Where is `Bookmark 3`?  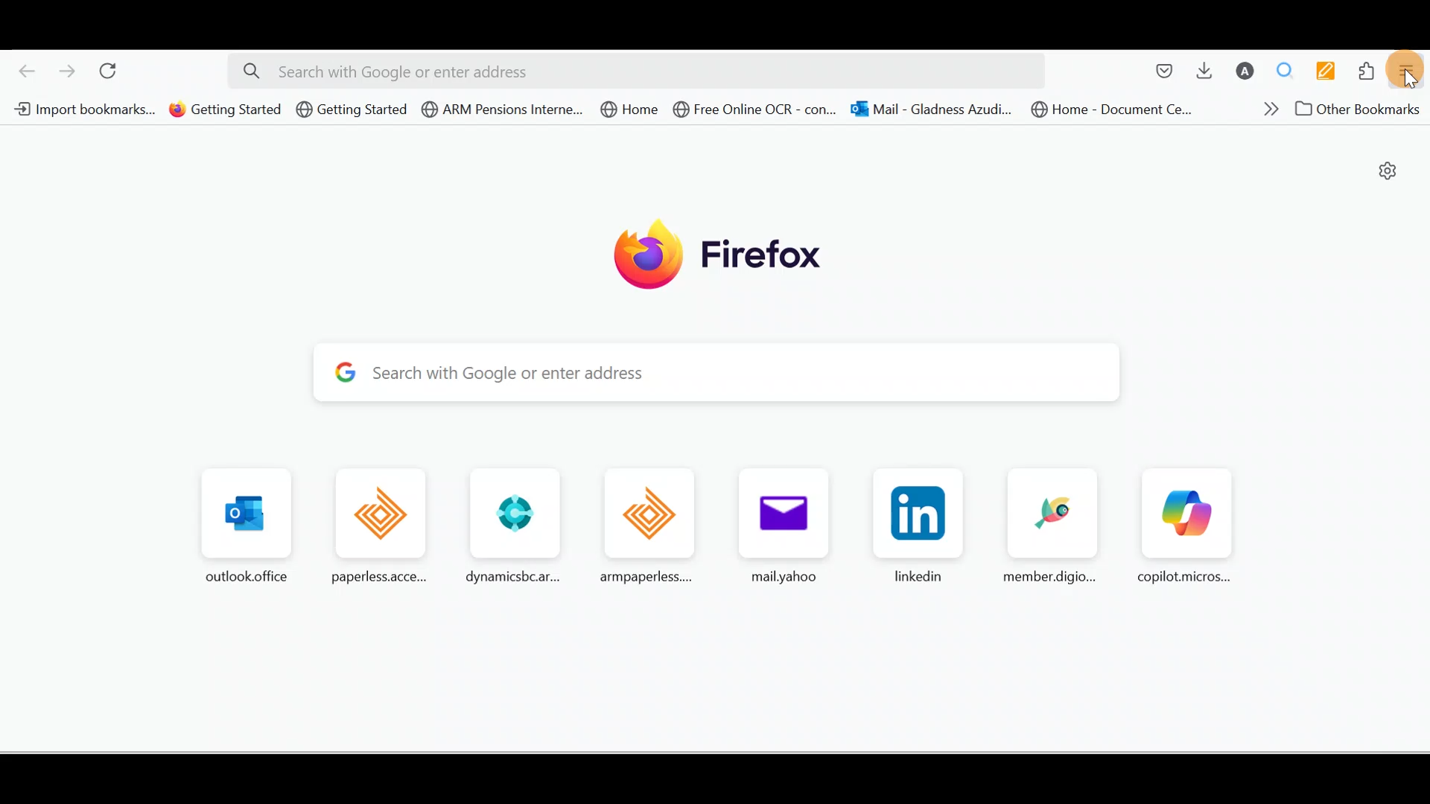 Bookmark 3 is located at coordinates (352, 110).